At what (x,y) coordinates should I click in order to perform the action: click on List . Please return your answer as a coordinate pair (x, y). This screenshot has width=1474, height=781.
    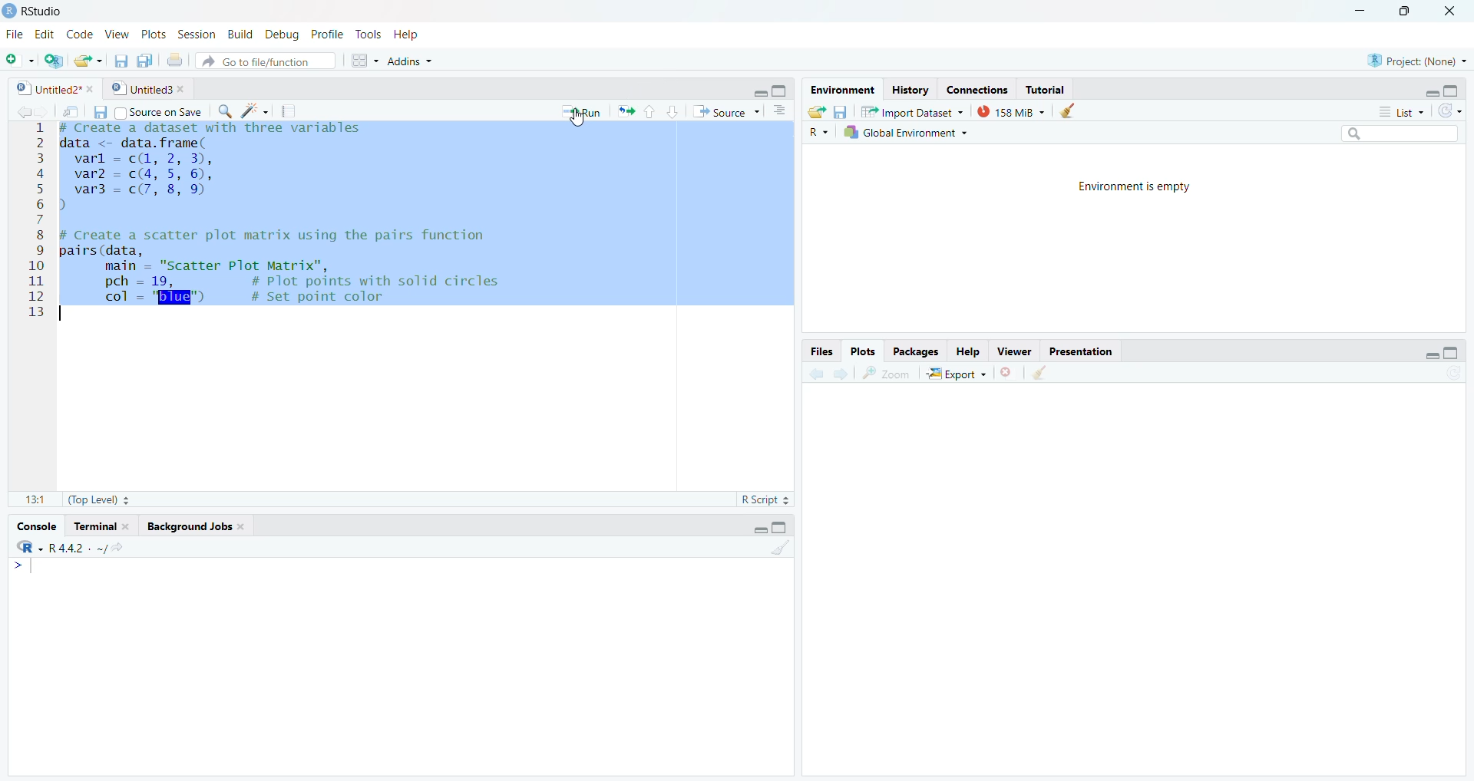
    Looking at the image, I should click on (1396, 110).